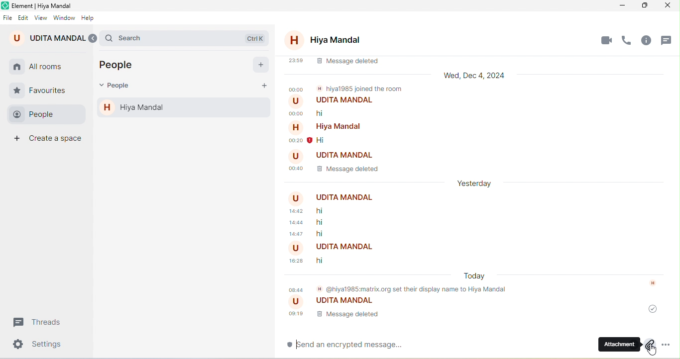  What do you see at coordinates (371, 89) in the screenshot?
I see `text` at bounding box center [371, 89].